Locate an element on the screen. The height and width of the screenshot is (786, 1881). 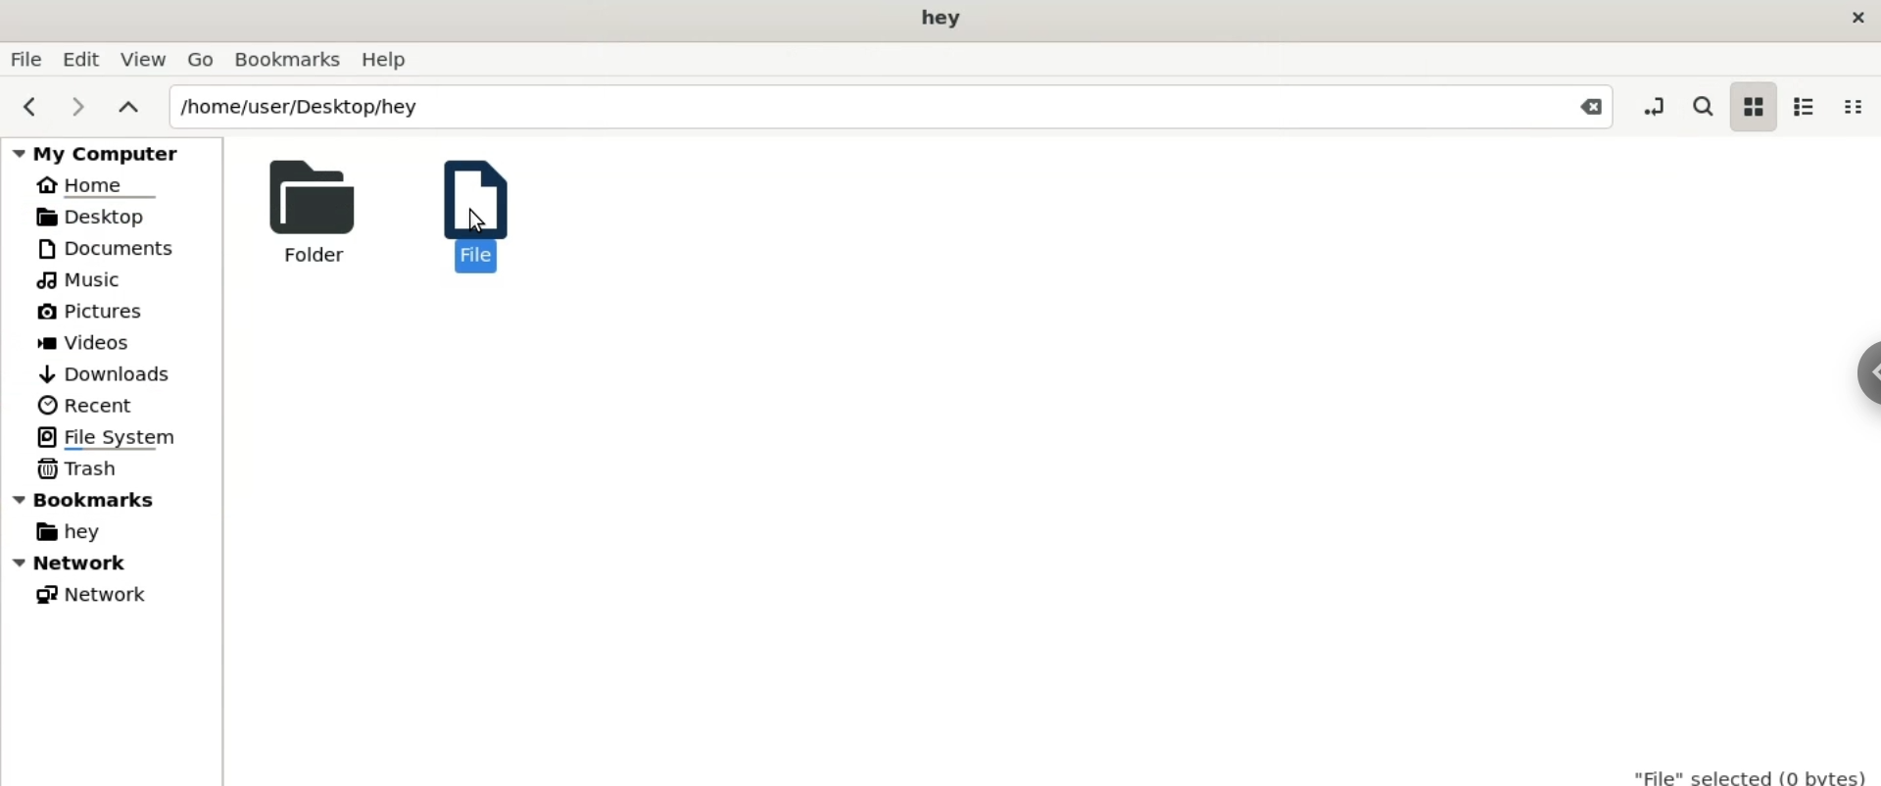
location home/user/desktop/hey is located at coordinates (890, 107).